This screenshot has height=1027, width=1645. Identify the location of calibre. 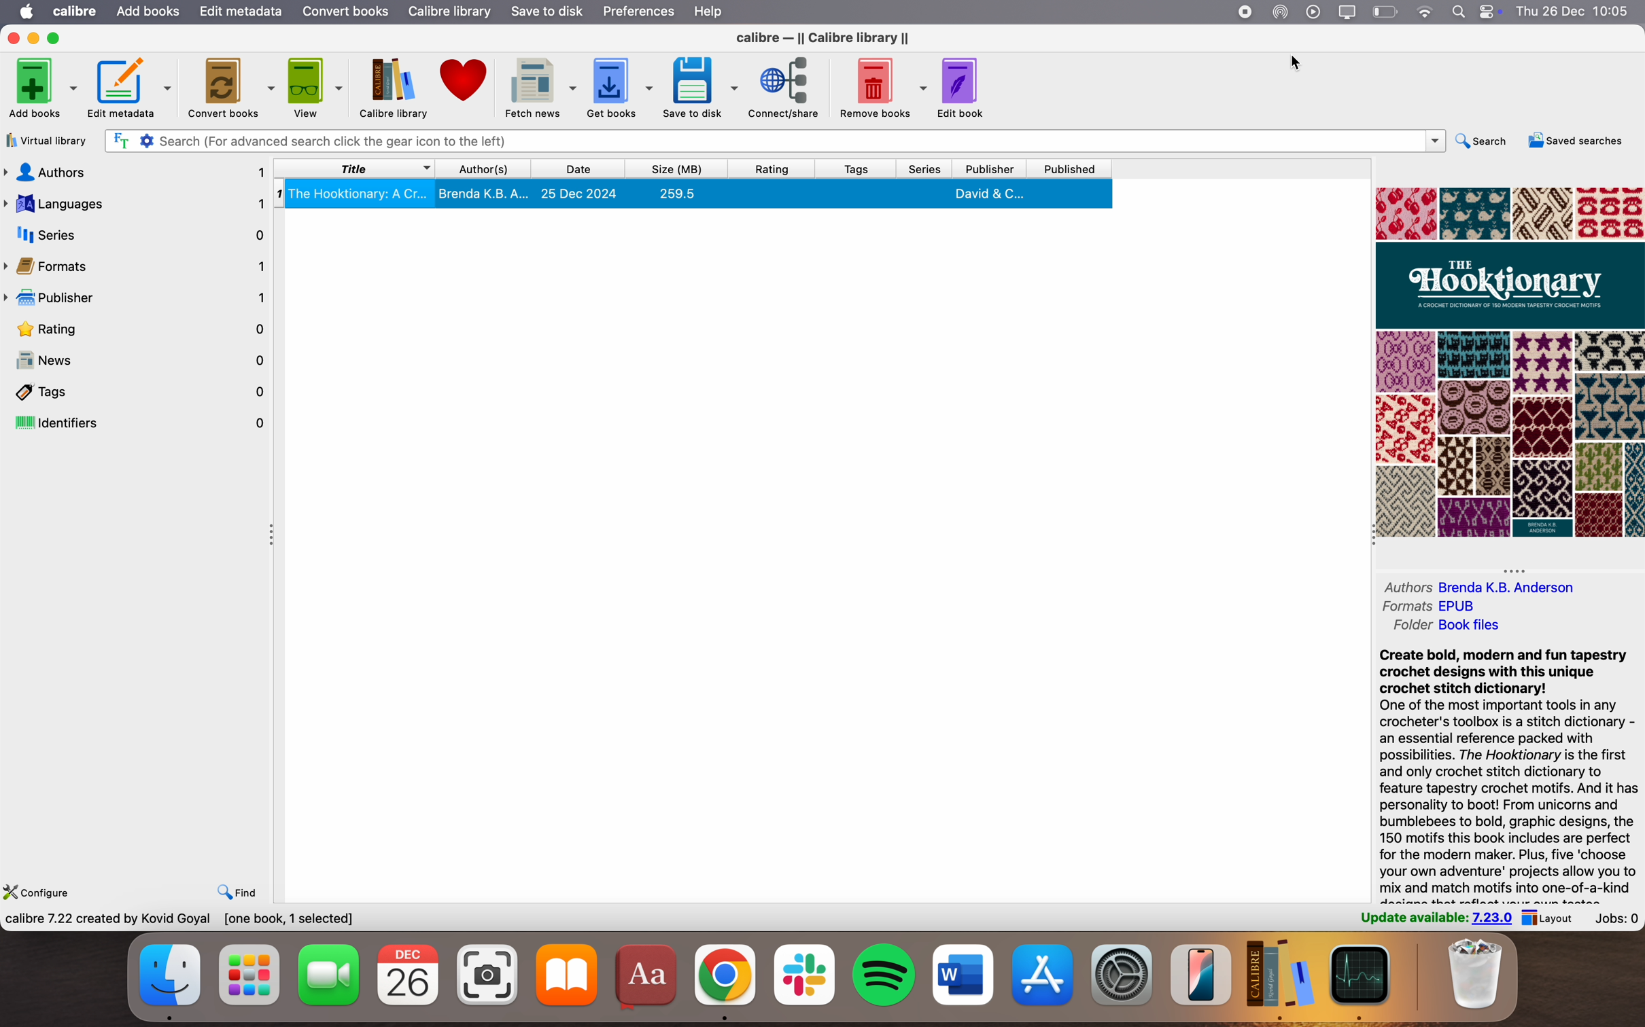
(77, 10).